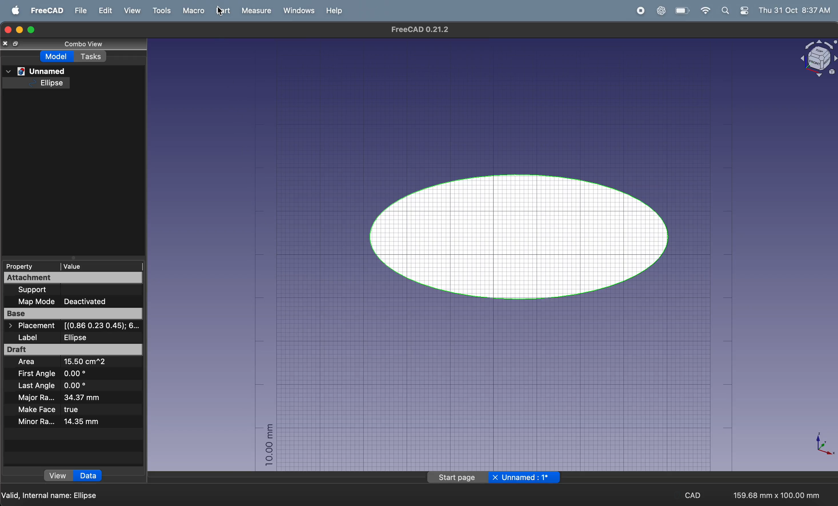 This screenshot has height=506, width=838. What do you see at coordinates (496, 478) in the screenshot?
I see `page title` at bounding box center [496, 478].